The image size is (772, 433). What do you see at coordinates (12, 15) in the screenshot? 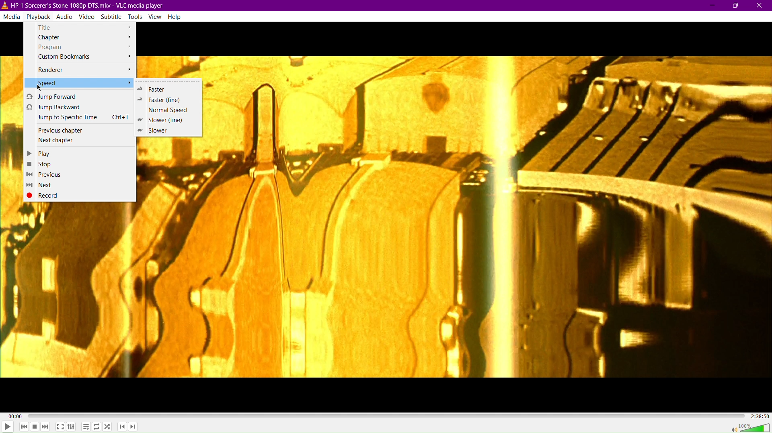
I see `Media` at bounding box center [12, 15].